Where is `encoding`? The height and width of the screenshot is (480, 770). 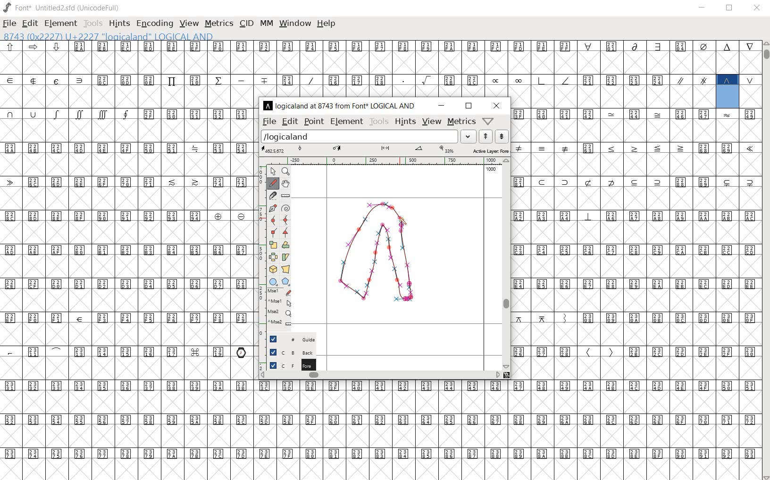 encoding is located at coordinates (156, 24).